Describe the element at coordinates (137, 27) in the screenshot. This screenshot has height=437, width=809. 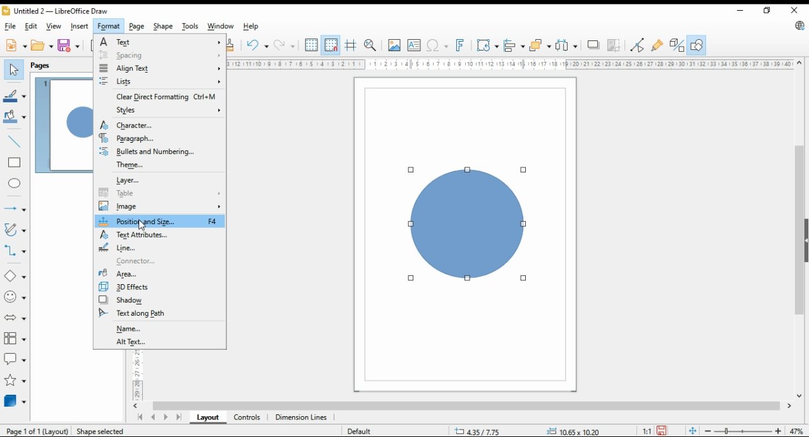
I see `page` at that location.